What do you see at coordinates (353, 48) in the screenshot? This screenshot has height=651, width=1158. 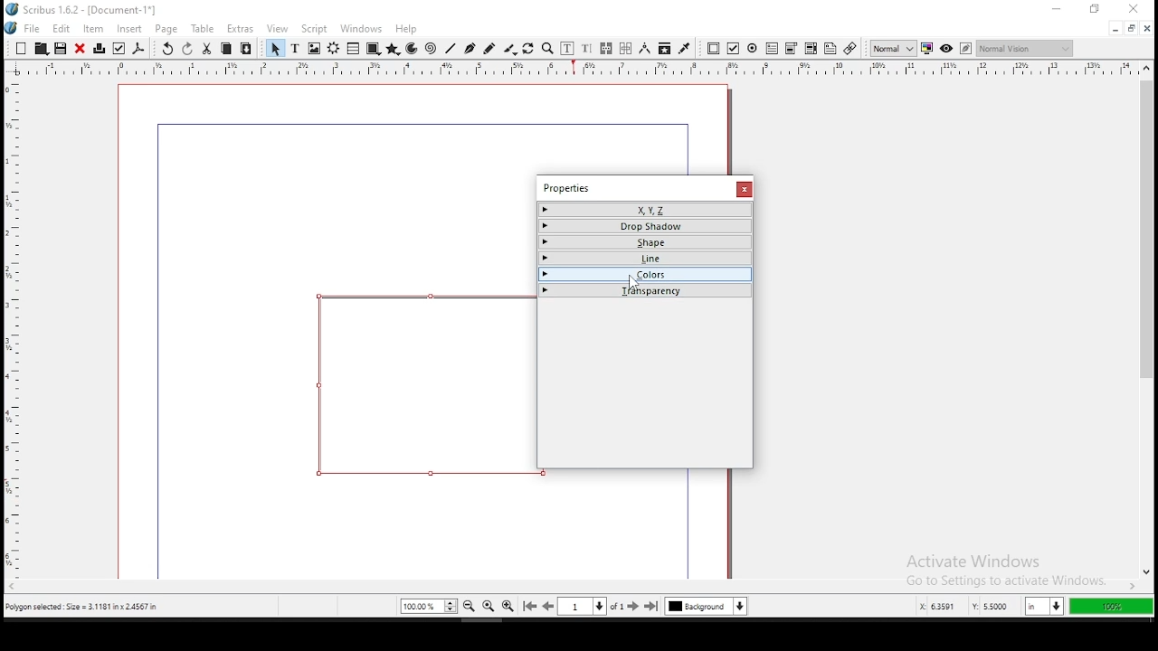 I see `table` at bounding box center [353, 48].